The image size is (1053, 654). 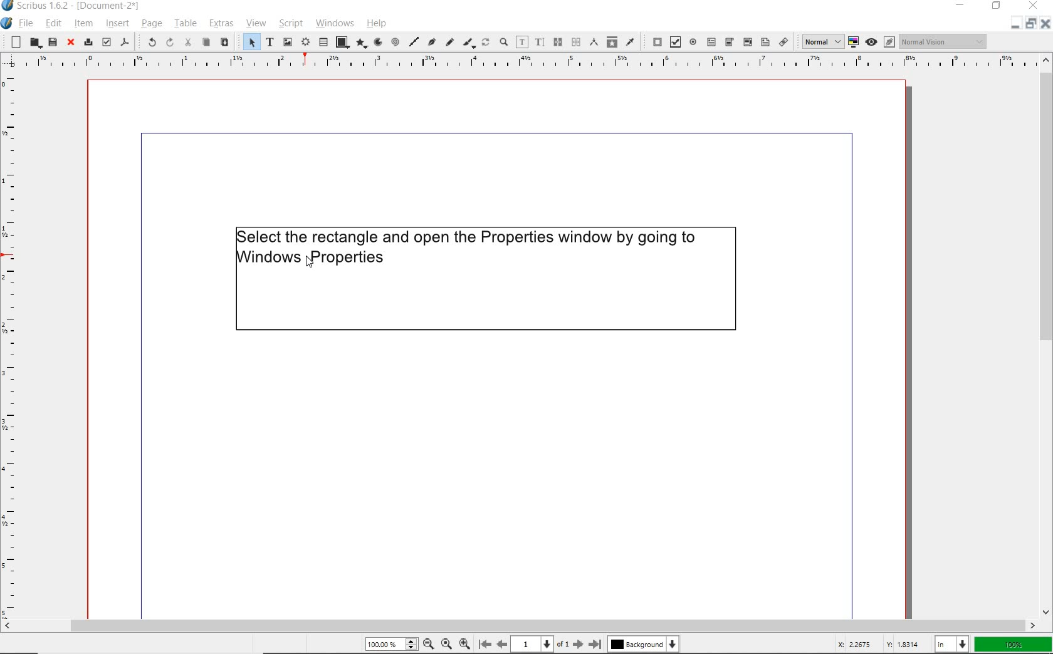 What do you see at coordinates (483, 279) in the screenshot?
I see `elect the rectangle and open the Properties window by going to Windows Properties` at bounding box center [483, 279].